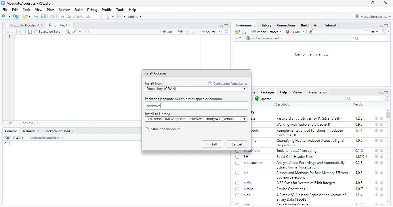 Image resolution: width=393 pixels, height=207 pixels. What do you see at coordinates (382, 157) in the screenshot?
I see `close` at bounding box center [382, 157].